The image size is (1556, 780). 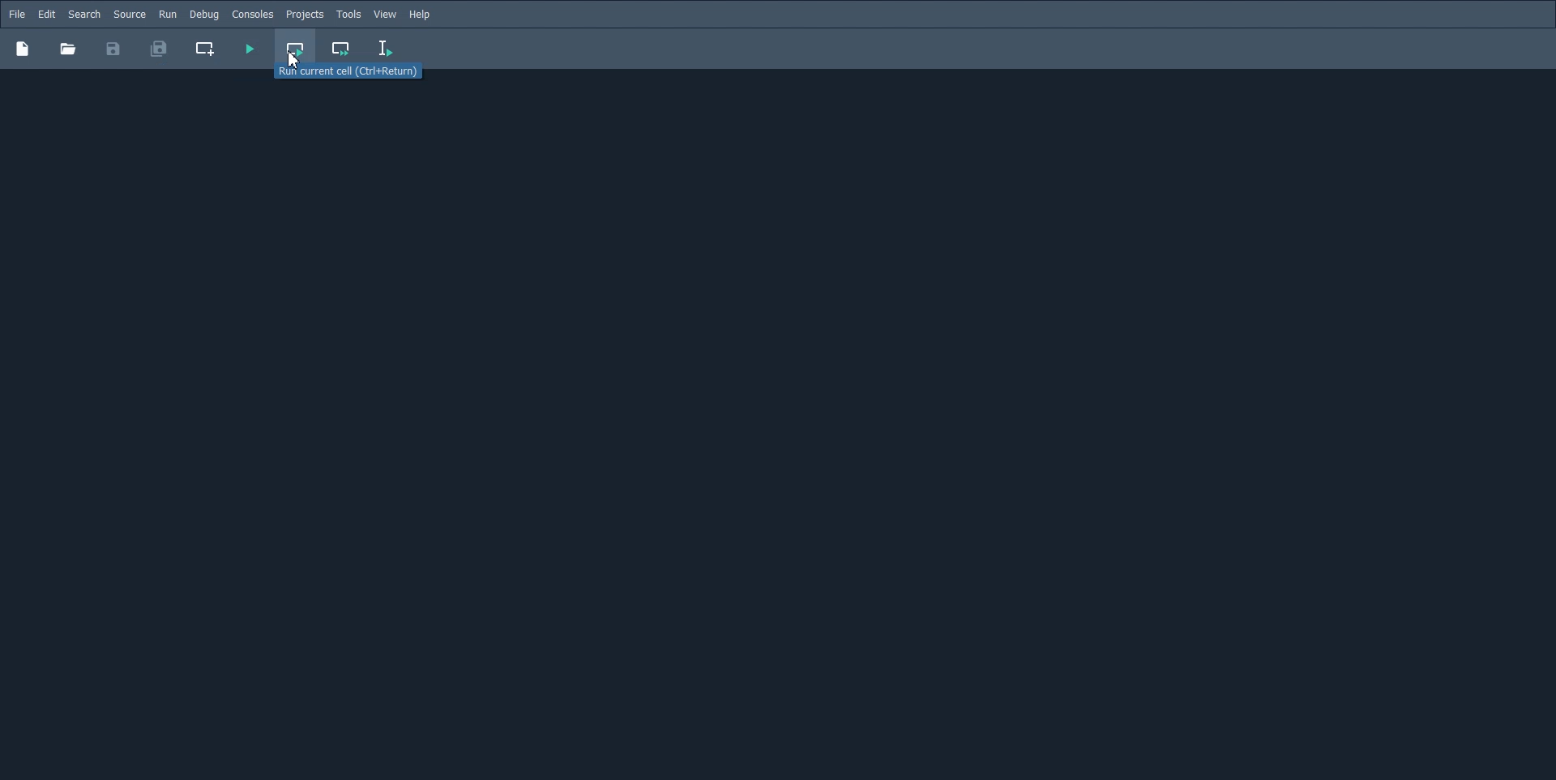 I want to click on Tools, so click(x=348, y=15).